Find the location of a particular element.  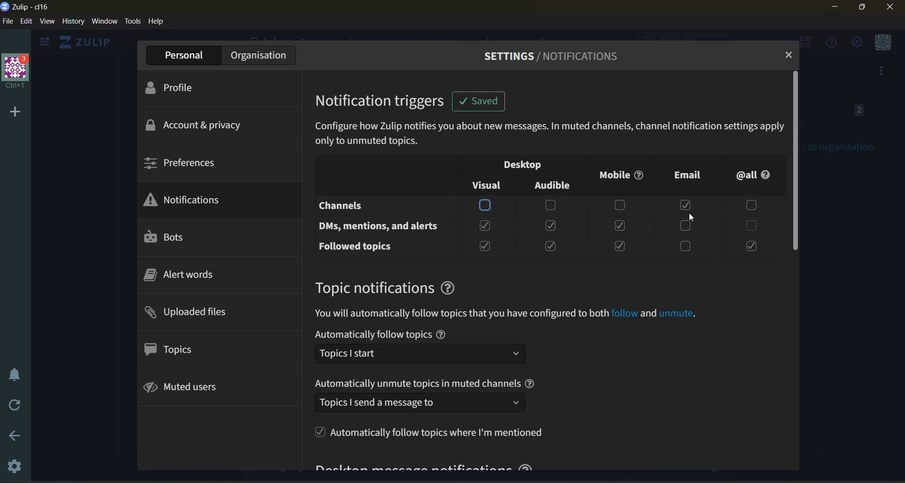

text is located at coordinates (461, 314).